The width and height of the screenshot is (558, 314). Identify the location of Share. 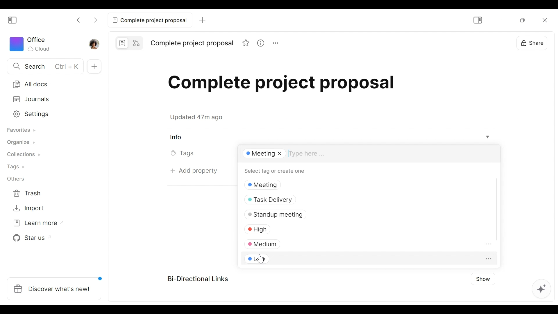
(533, 42).